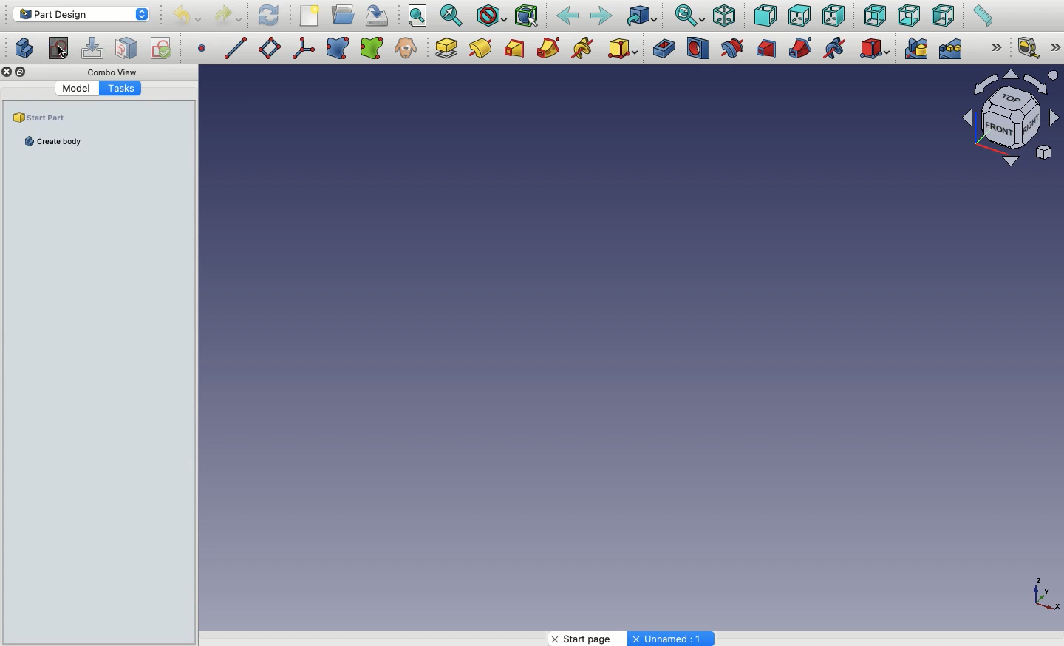 The height and width of the screenshot is (646, 1064). What do you see at coordinates (1028, 49) in the screenshot?
I see `Measure linear` at bounding box center [1028, 49].